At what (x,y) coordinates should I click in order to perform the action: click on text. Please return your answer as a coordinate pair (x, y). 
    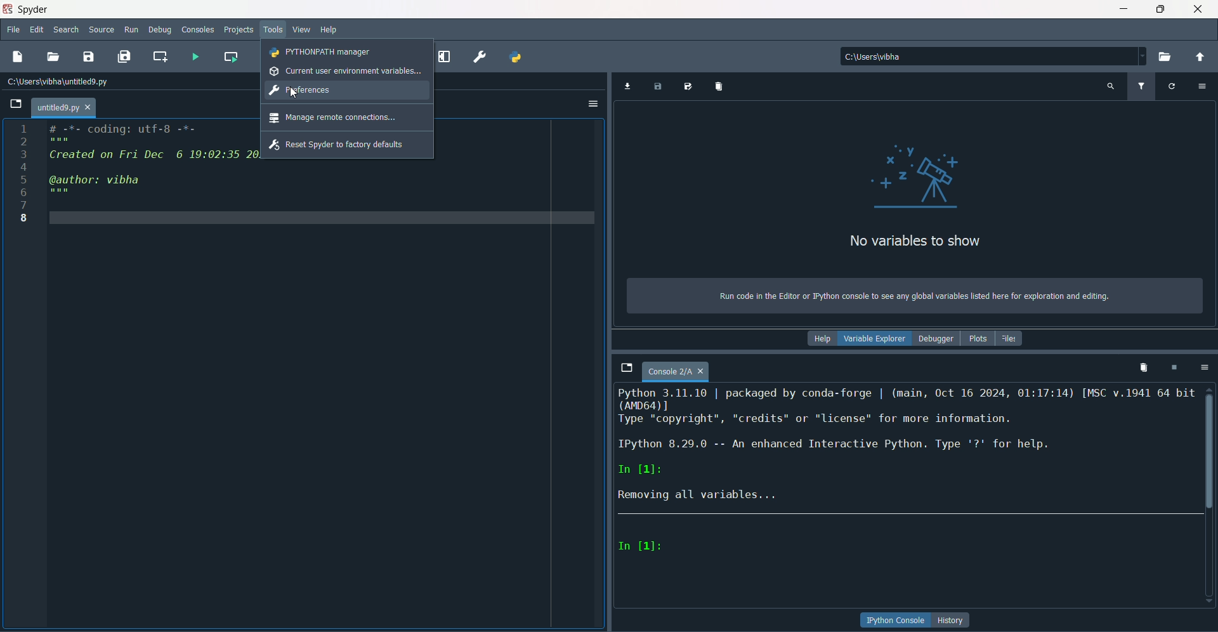
    Looking at the image, I should click on (907, 447).